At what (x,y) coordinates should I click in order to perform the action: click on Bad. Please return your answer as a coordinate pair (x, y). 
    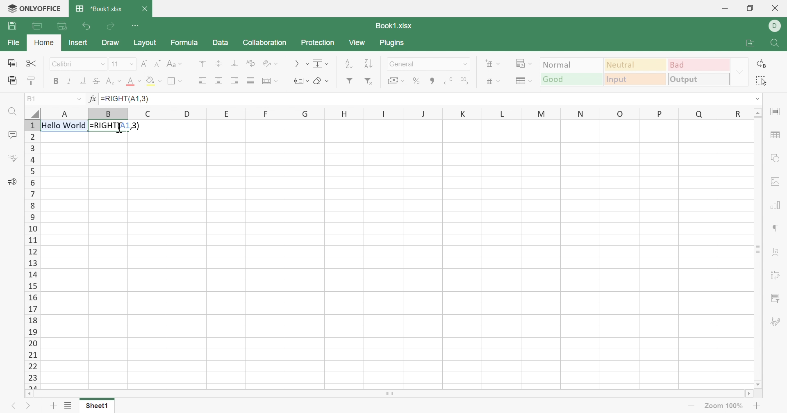
    Looking at the image, I should click on (698, 65).